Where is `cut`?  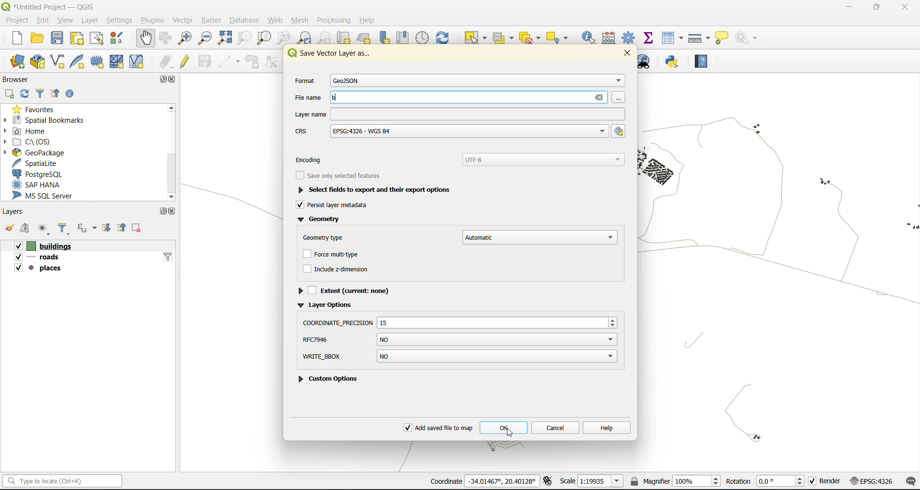
cut is located at coordinates (345, 37).